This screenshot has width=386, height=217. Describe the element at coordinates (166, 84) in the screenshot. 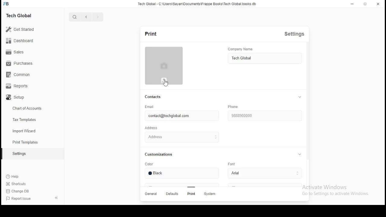

I see `cursor` at that location.